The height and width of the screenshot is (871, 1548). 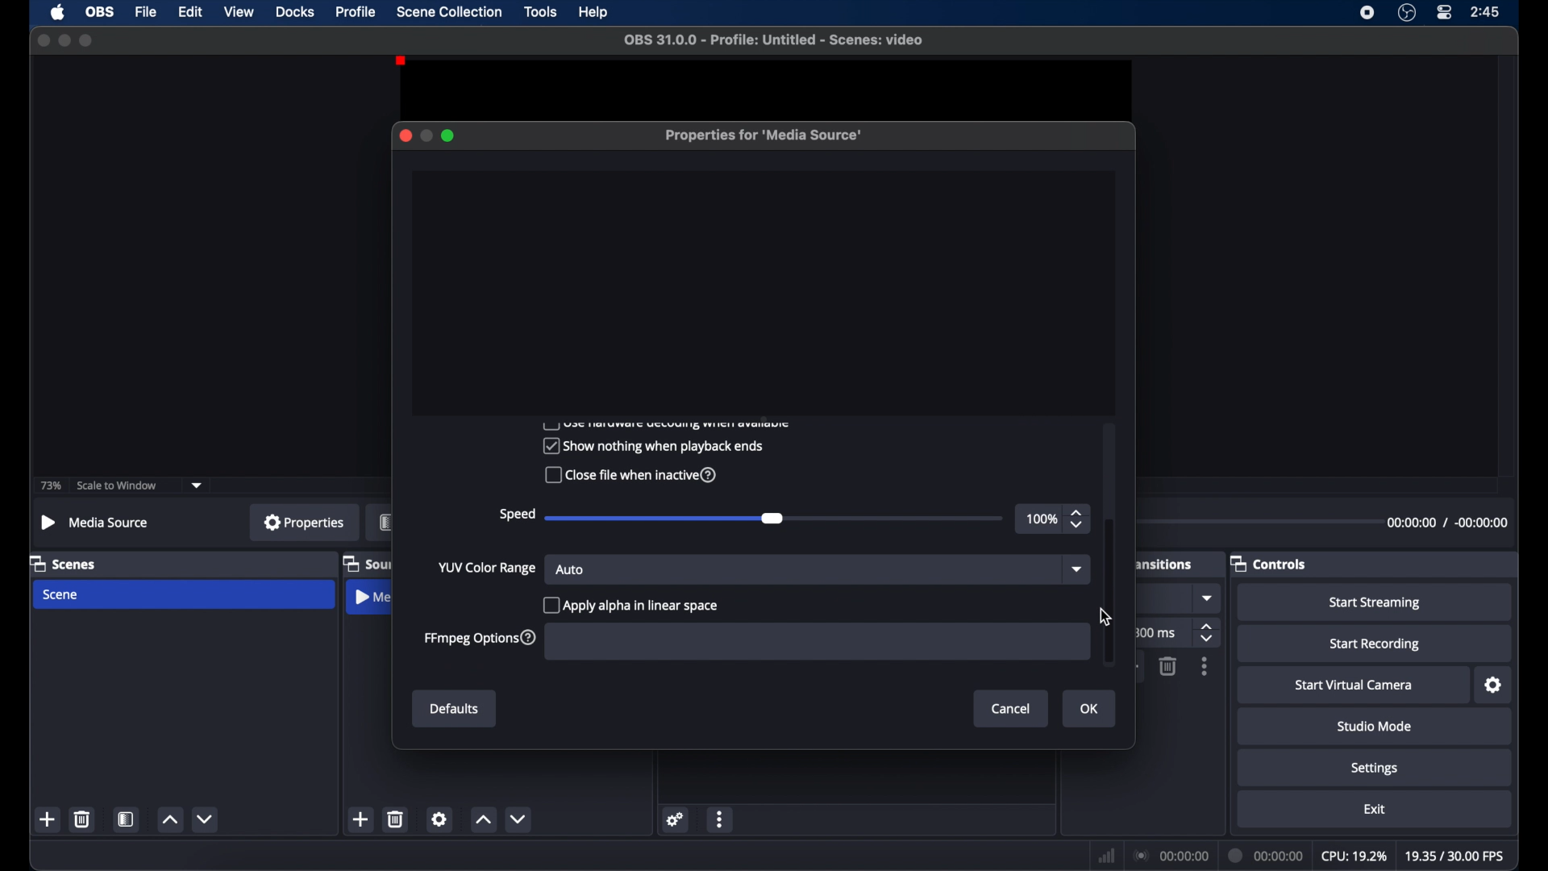 What do you see at coordinates (87, 41) in the screenshot?
I see `maximize` at bounding box center [87, 41].